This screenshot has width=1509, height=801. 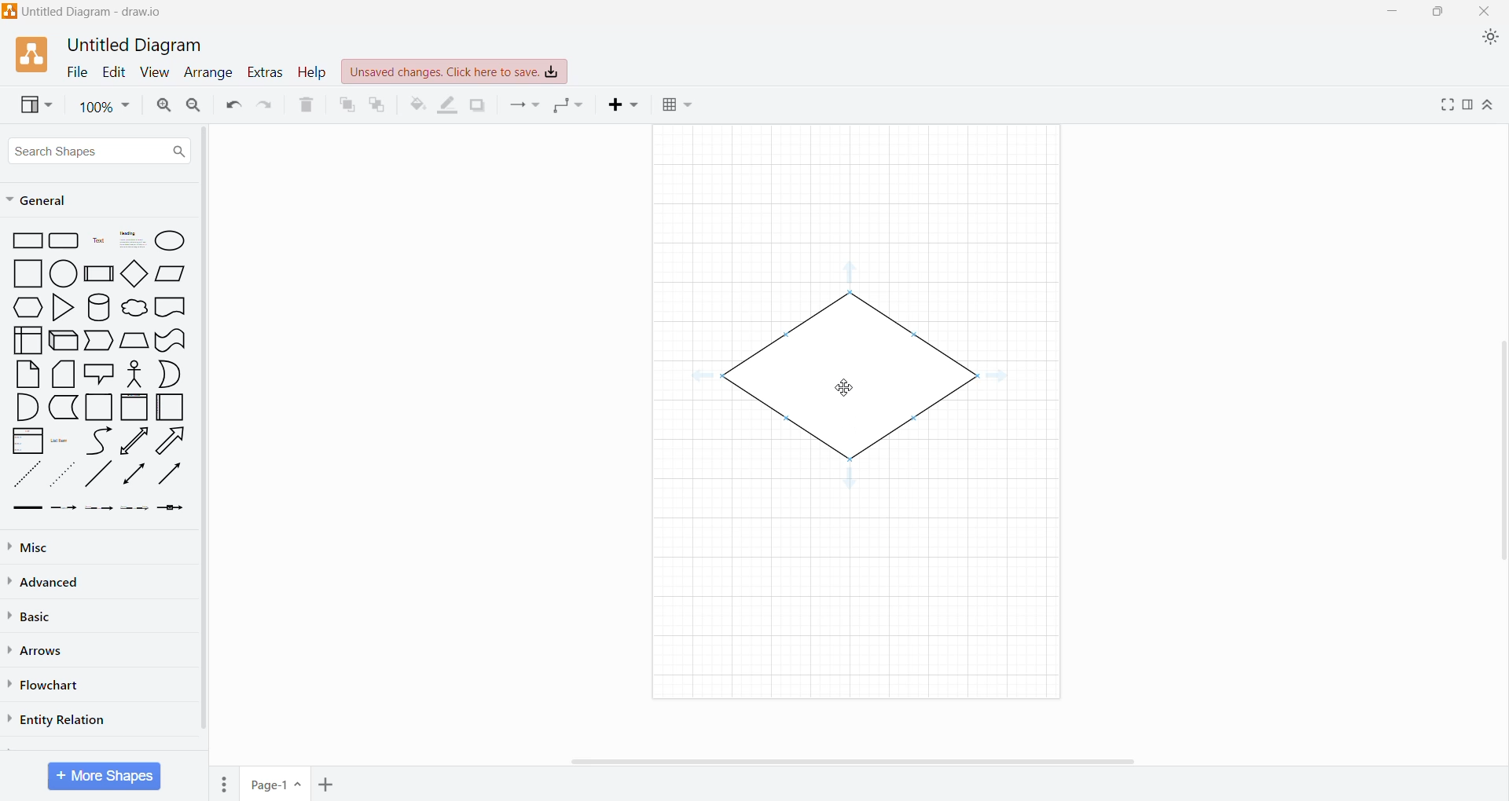 I want to click on Format, so click(x=1468, y=106).